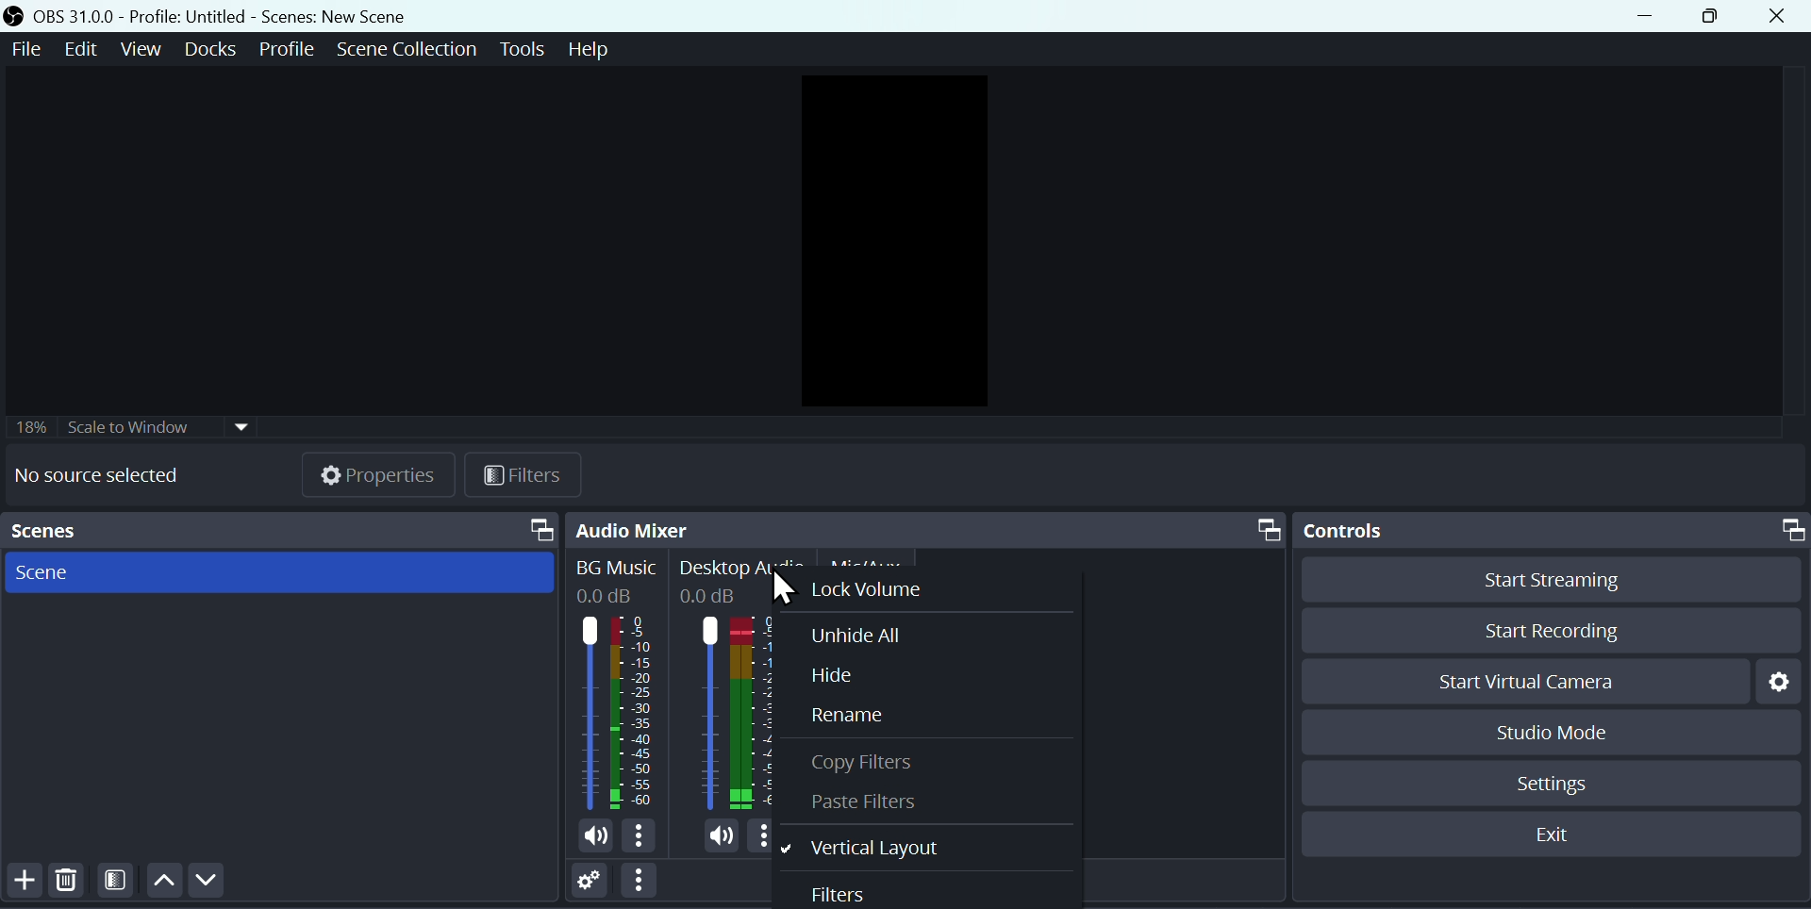  What do you see at coordinates (1554, 832) in the screenshot?
I see `Exit` at bounding box center [1554, 832].